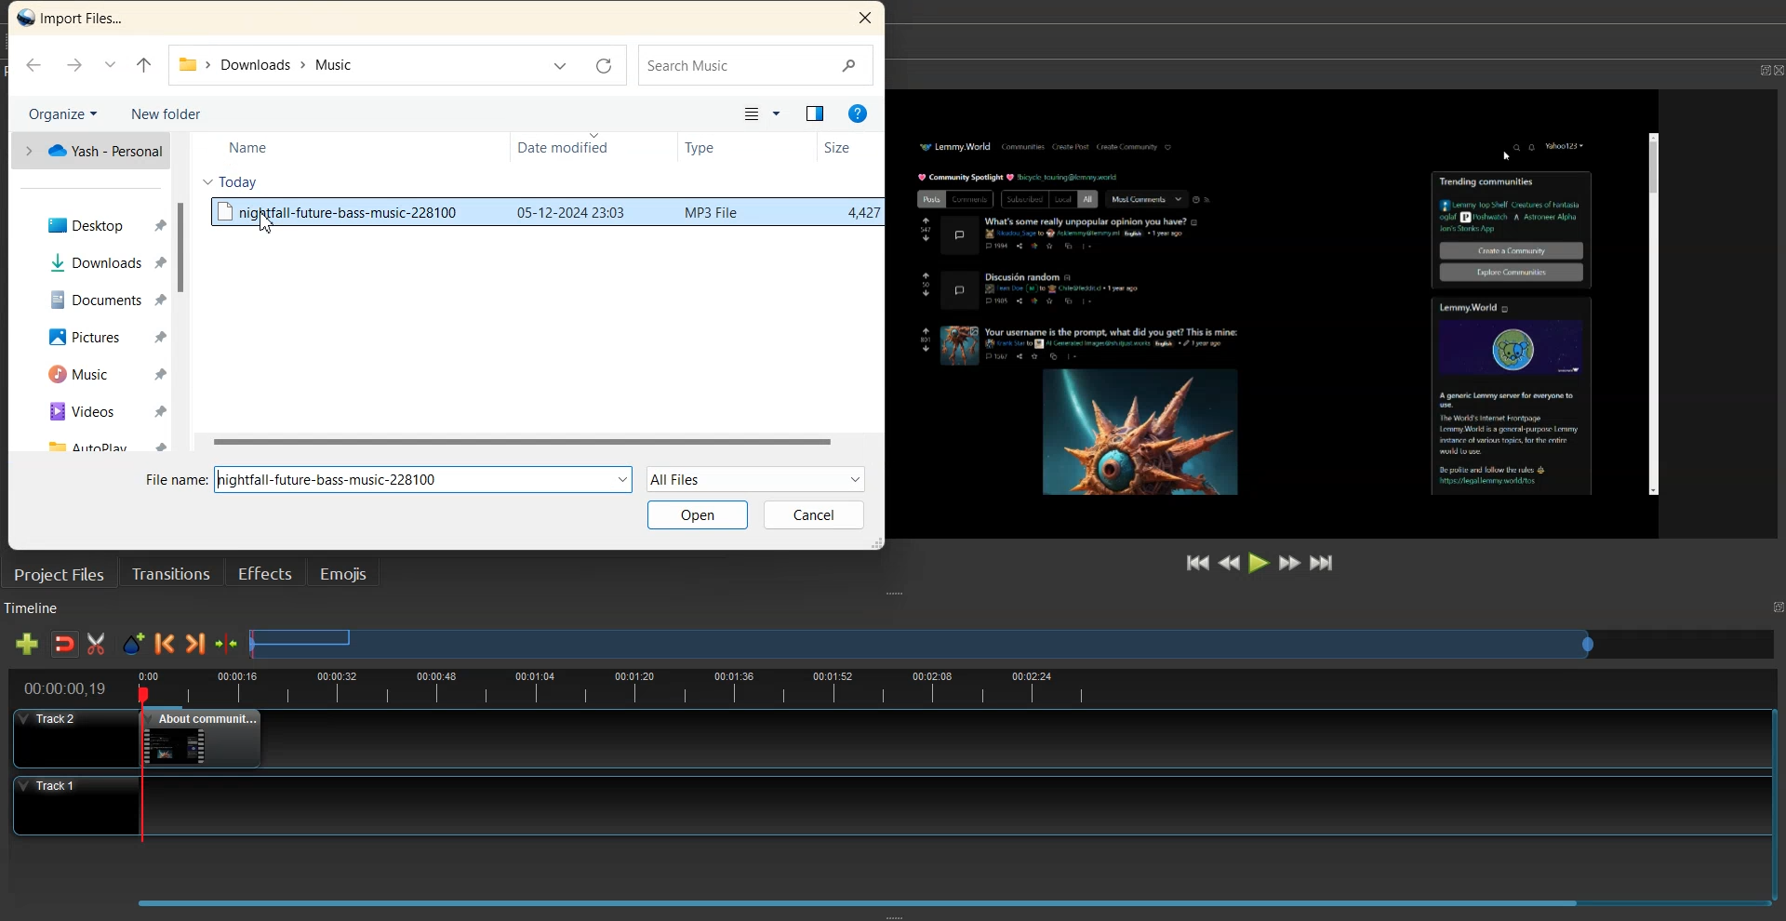 The width and height of the screenshot is (1786, 921). I want to click on Go Back, so click(33, 65).